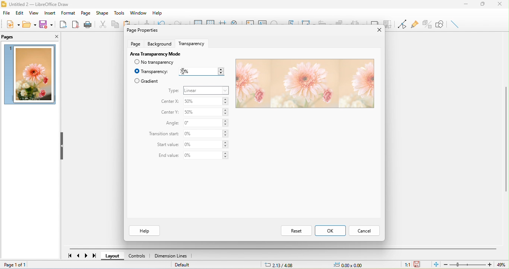  Describe the element at coordinates (135, 43) in the screenshot. I see `page` at that location.